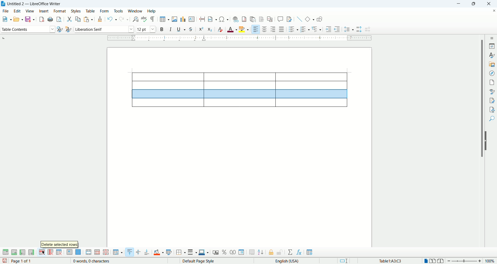  What do you see at coordinates (60, 11) in the screenshot?
I see `format` at bounding box center [60, 11].